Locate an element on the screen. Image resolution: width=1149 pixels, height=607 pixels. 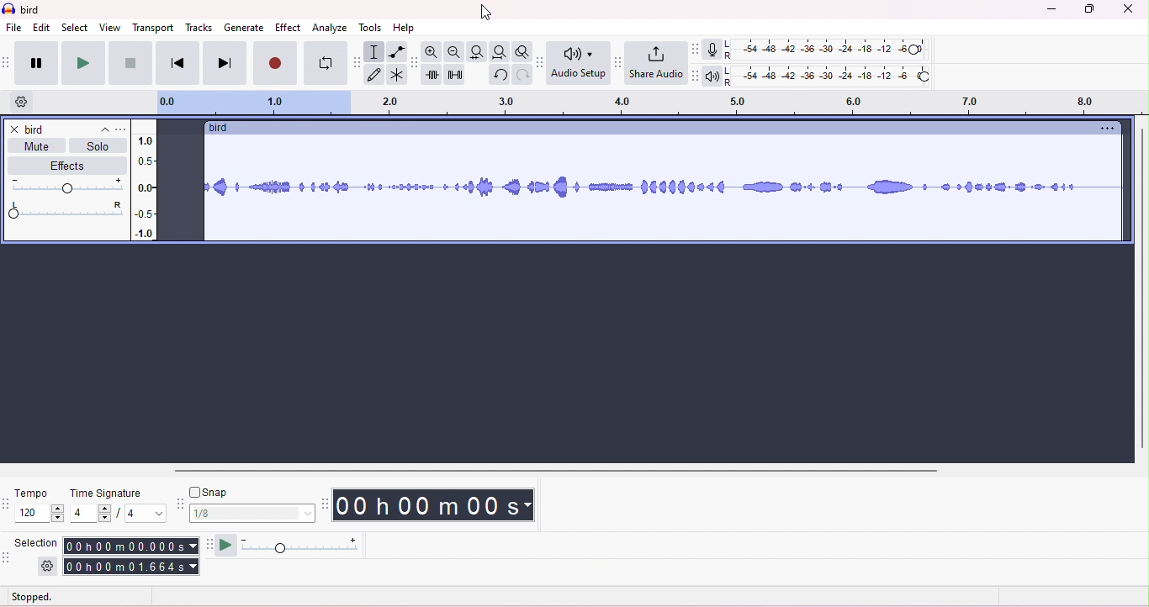
effect is located at coordinates (288, 27).